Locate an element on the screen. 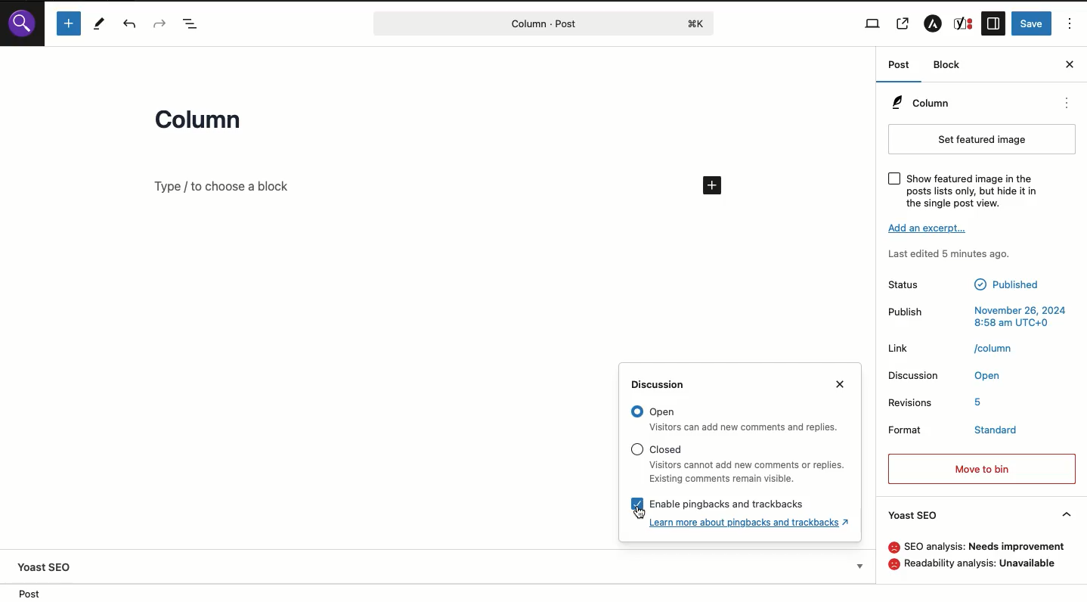  View is located at coordinates (874, 23).